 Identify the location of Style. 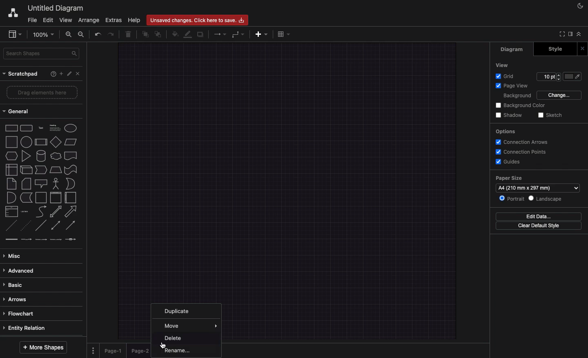
(555, 49).